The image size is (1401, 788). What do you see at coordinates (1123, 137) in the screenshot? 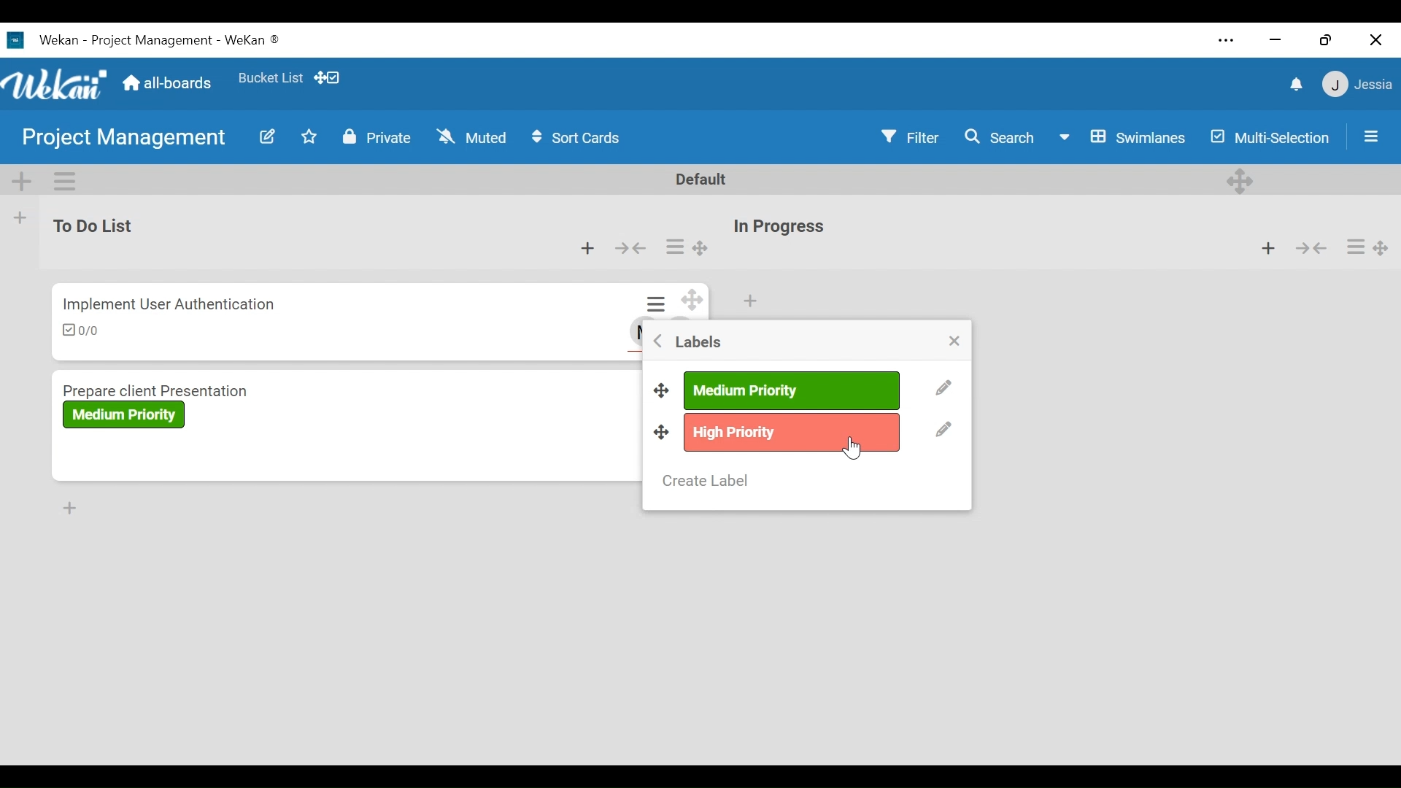
I see `Board View` at bounding box center [1123, 137].